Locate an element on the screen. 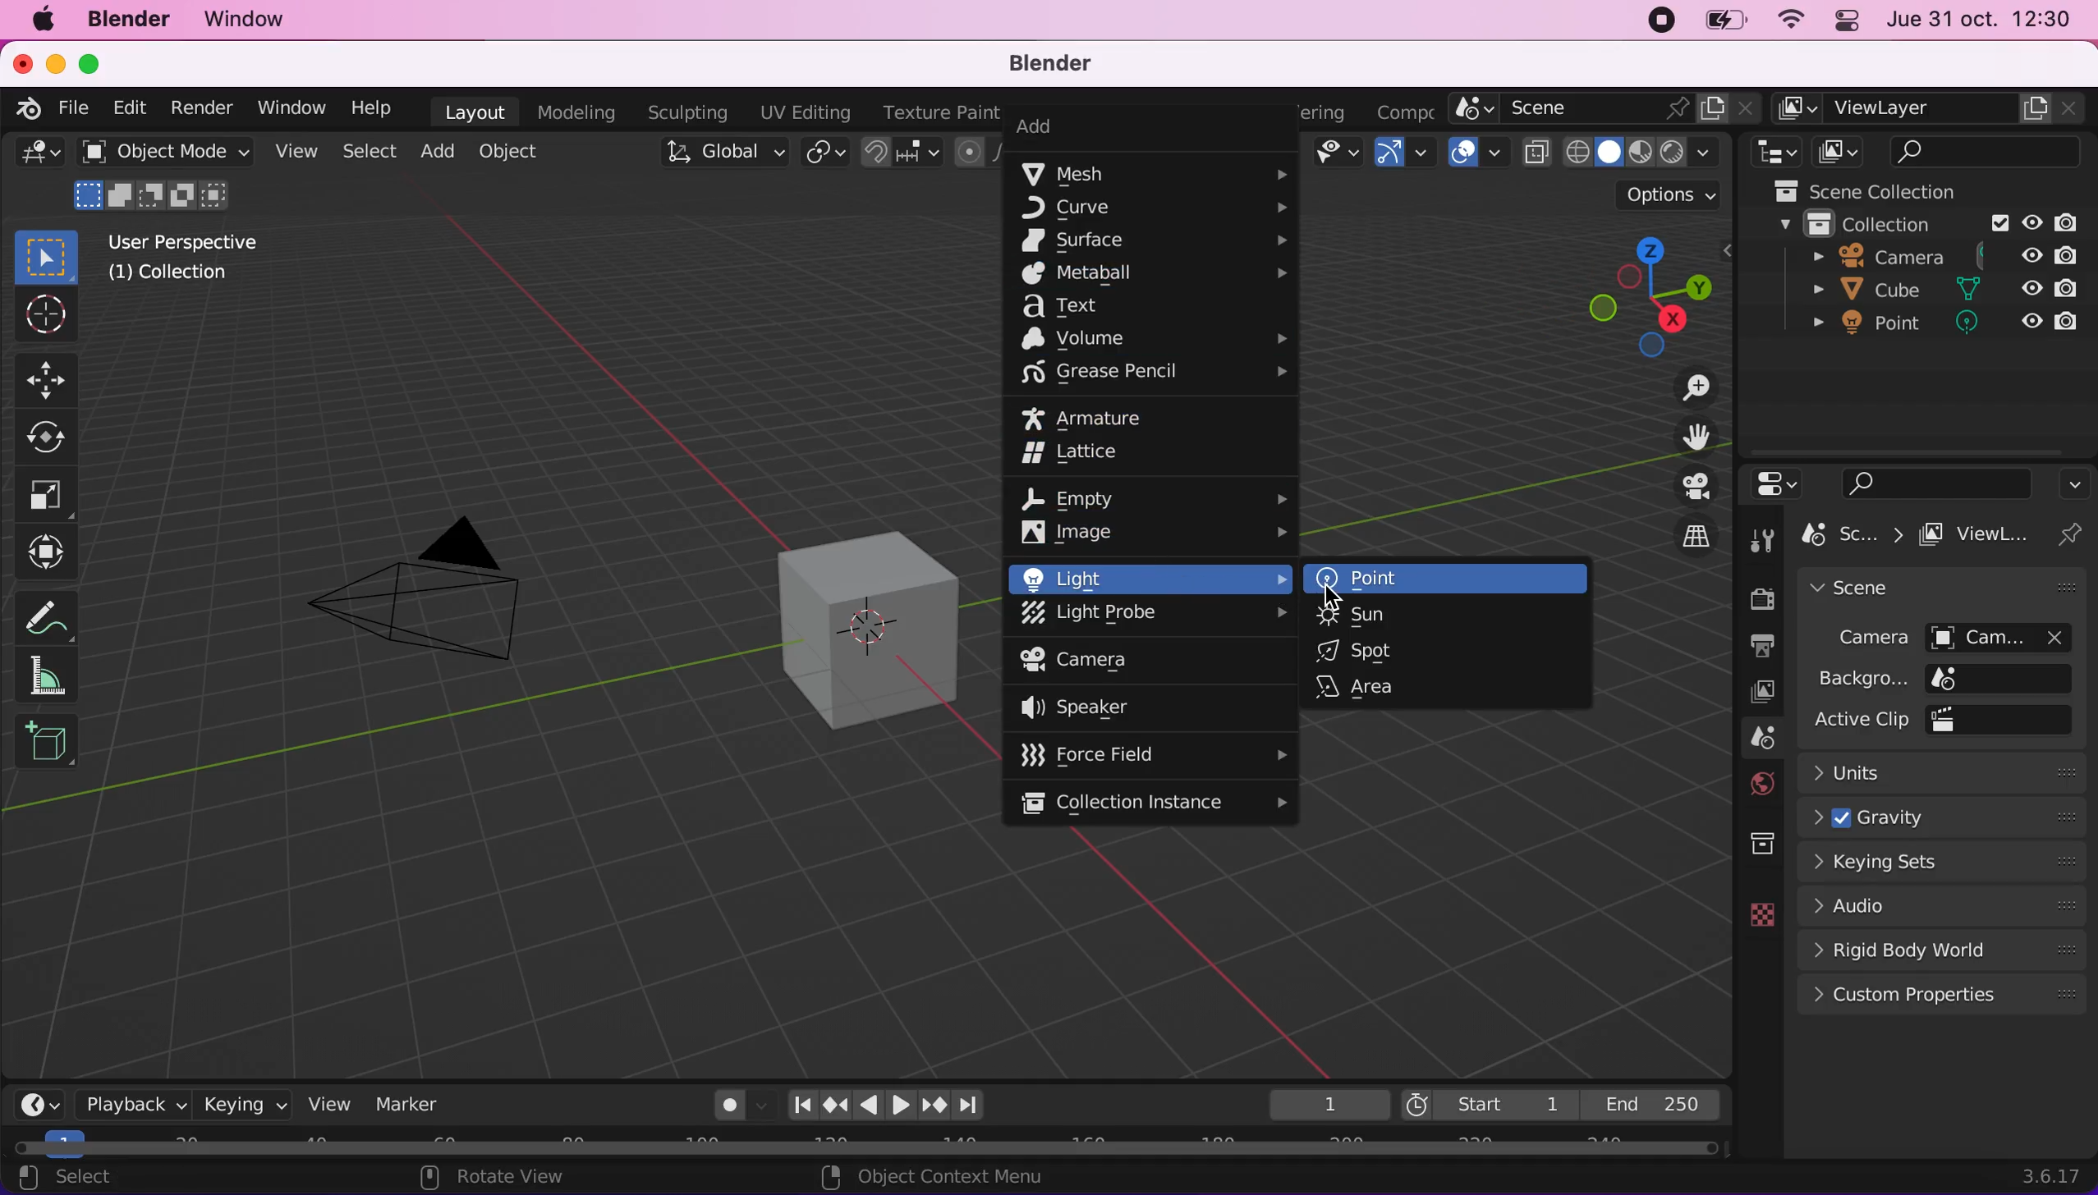 Image resolution: width=2098 pixels, height=1195 pixels. move is located at coordinates (47, 378).